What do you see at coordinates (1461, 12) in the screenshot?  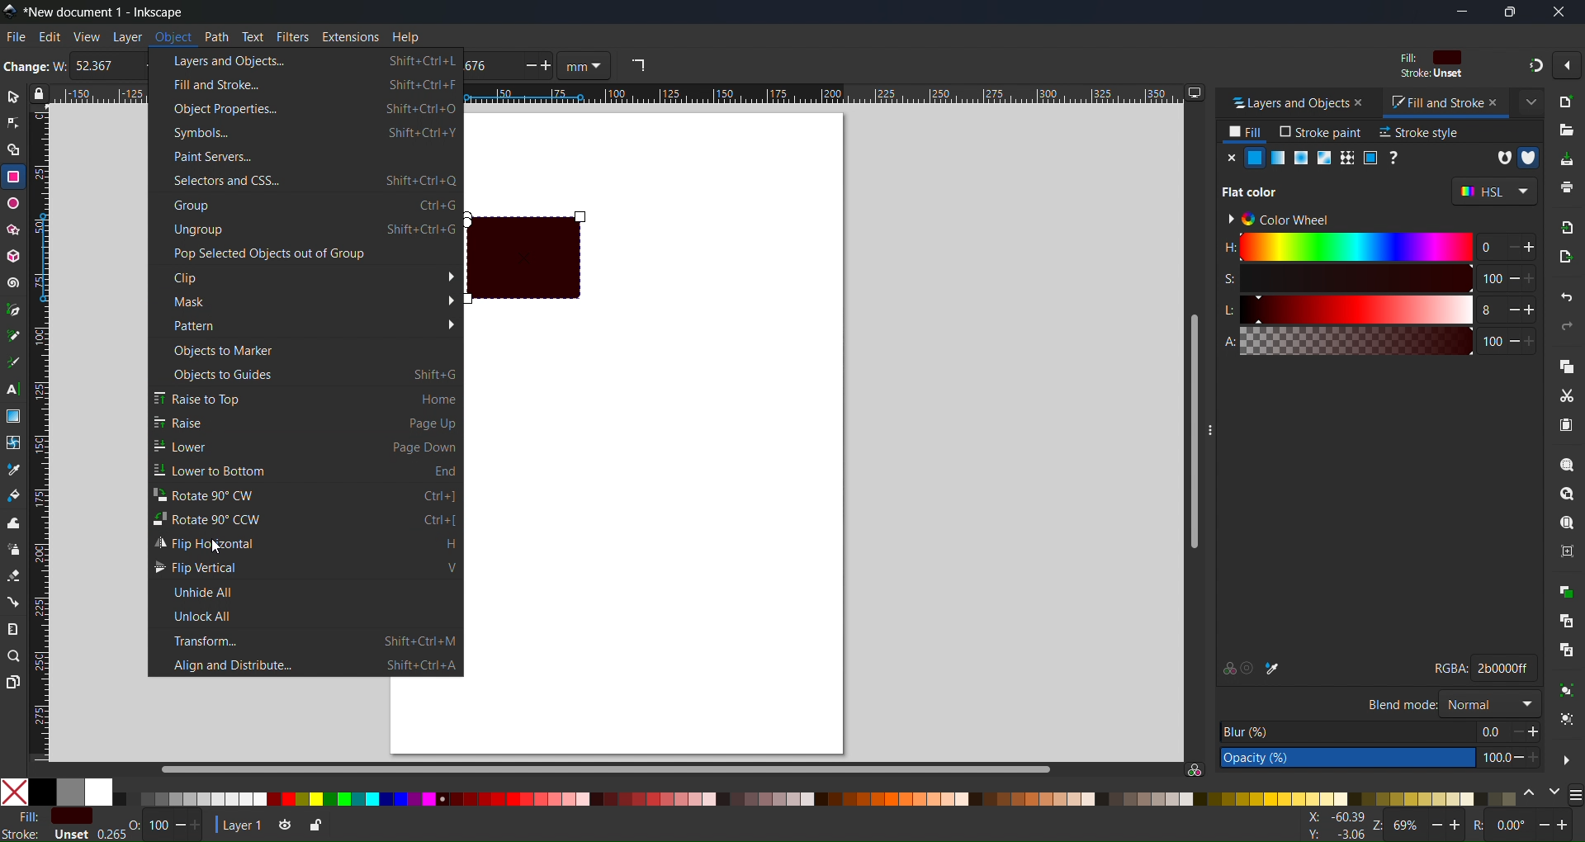 I see `Minimize` at bounding box center [1461, 12].